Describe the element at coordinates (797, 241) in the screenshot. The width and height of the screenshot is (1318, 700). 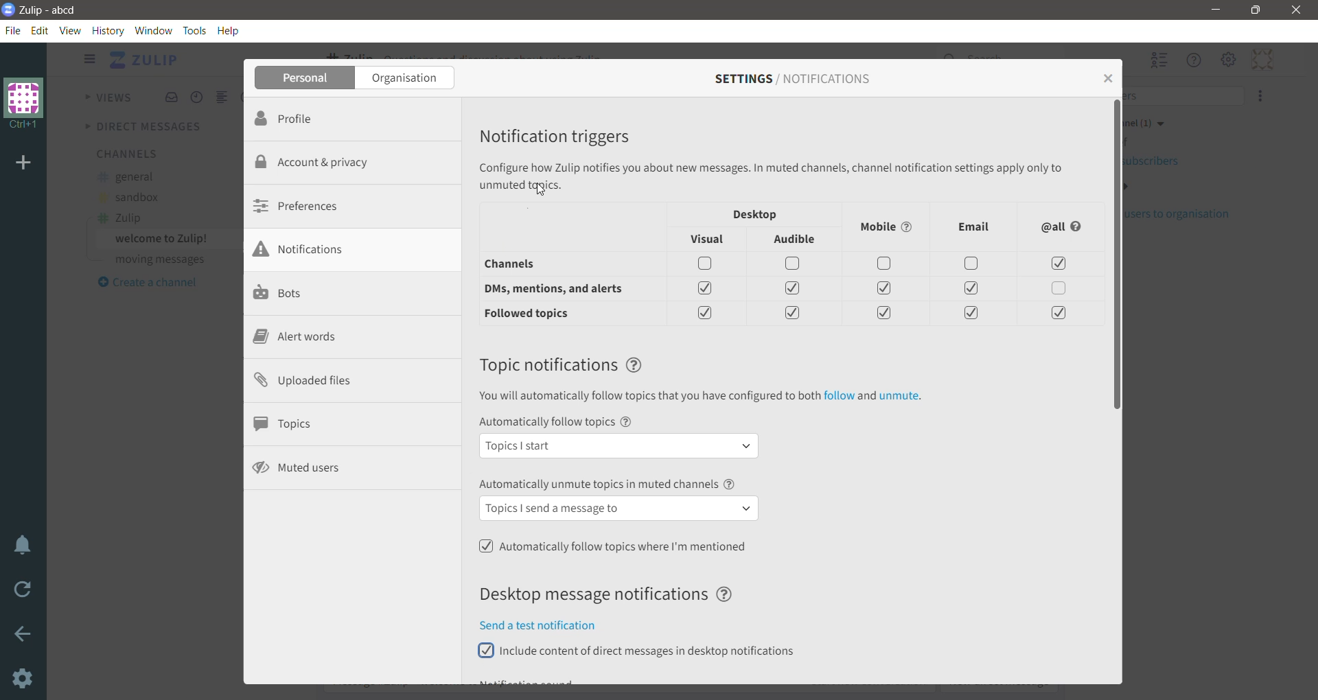
I see `audible` at that location.